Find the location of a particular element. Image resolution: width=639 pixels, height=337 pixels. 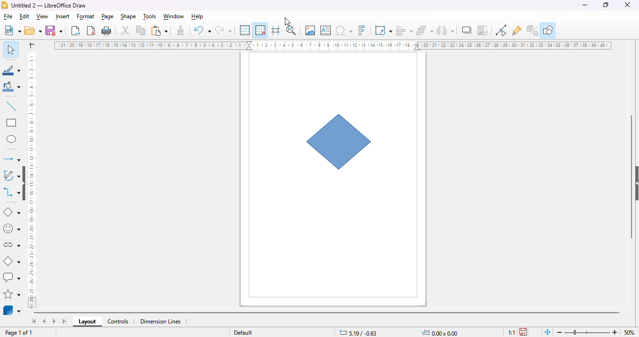

shadow is located at coordinates (467, 30).